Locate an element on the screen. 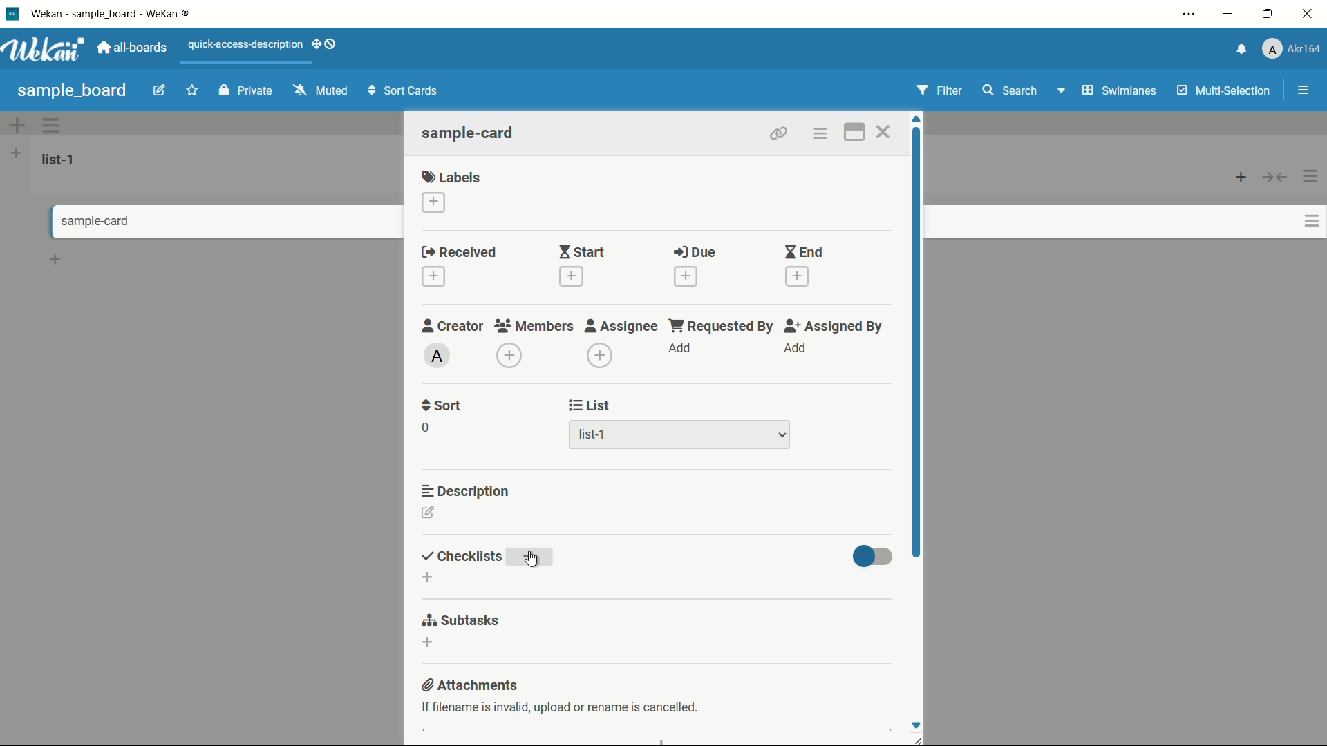 The image size is (1327, 746). subtasks is located at coordinates (460, 620).